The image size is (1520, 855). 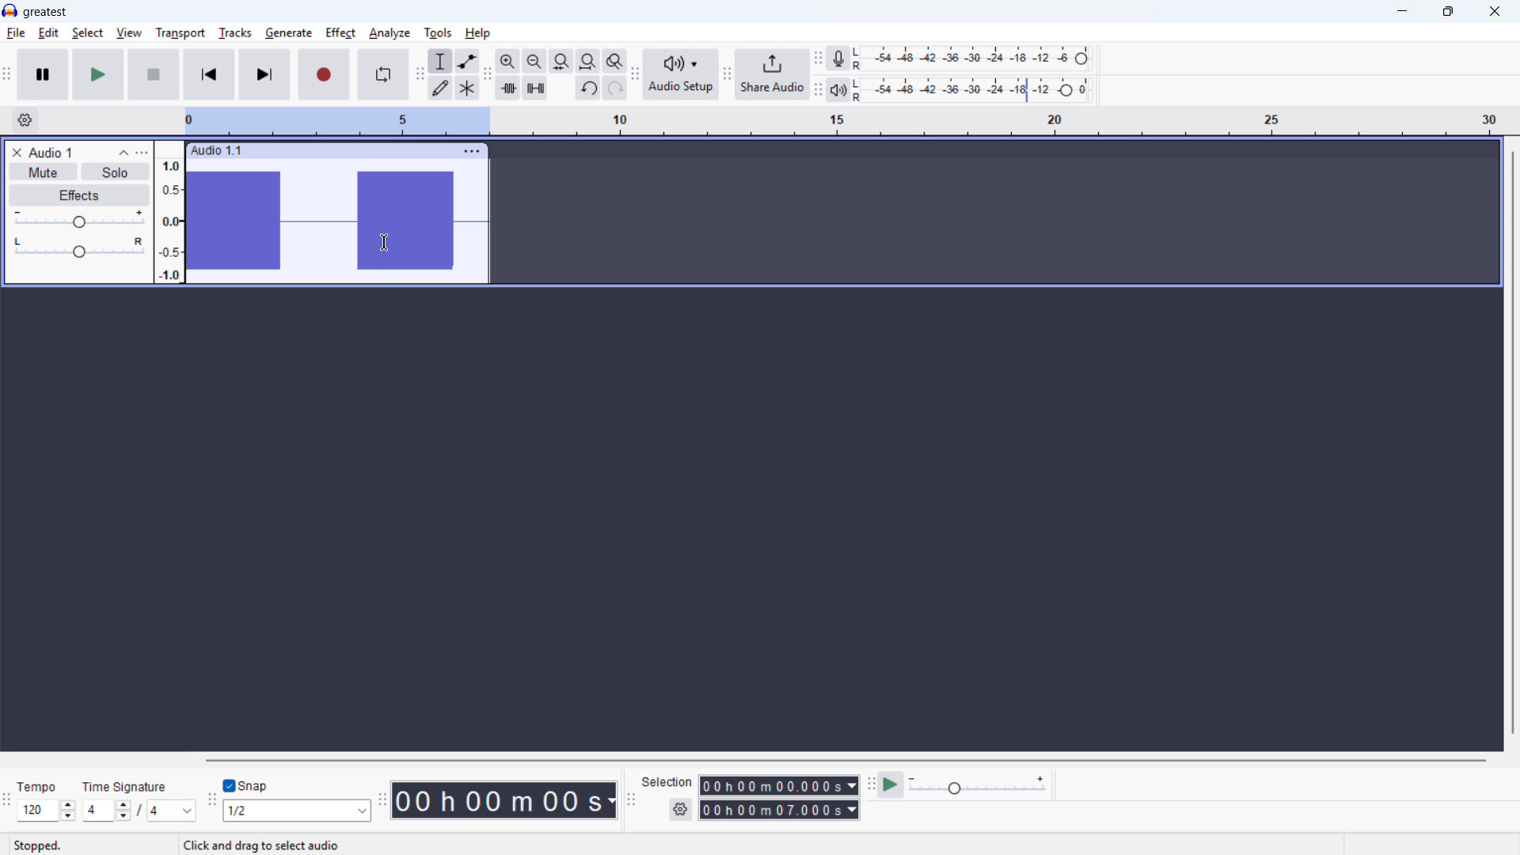 I want to click on transport, so click(x=180, y=33).